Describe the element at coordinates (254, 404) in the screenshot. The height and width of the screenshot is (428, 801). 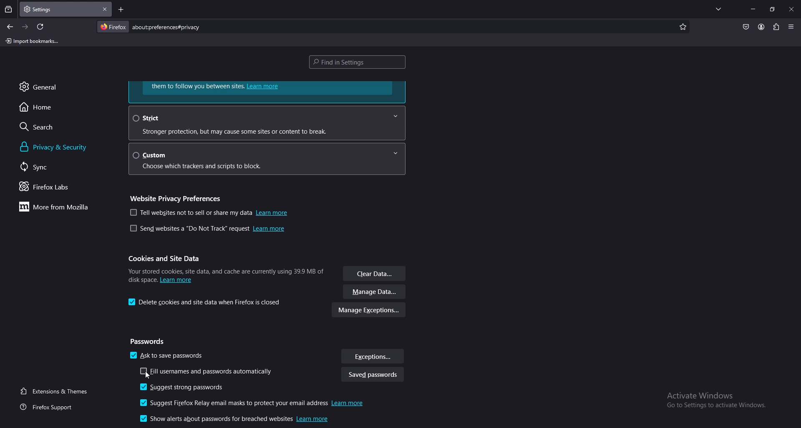
I see `suggest firefox relay email masks` at that location.